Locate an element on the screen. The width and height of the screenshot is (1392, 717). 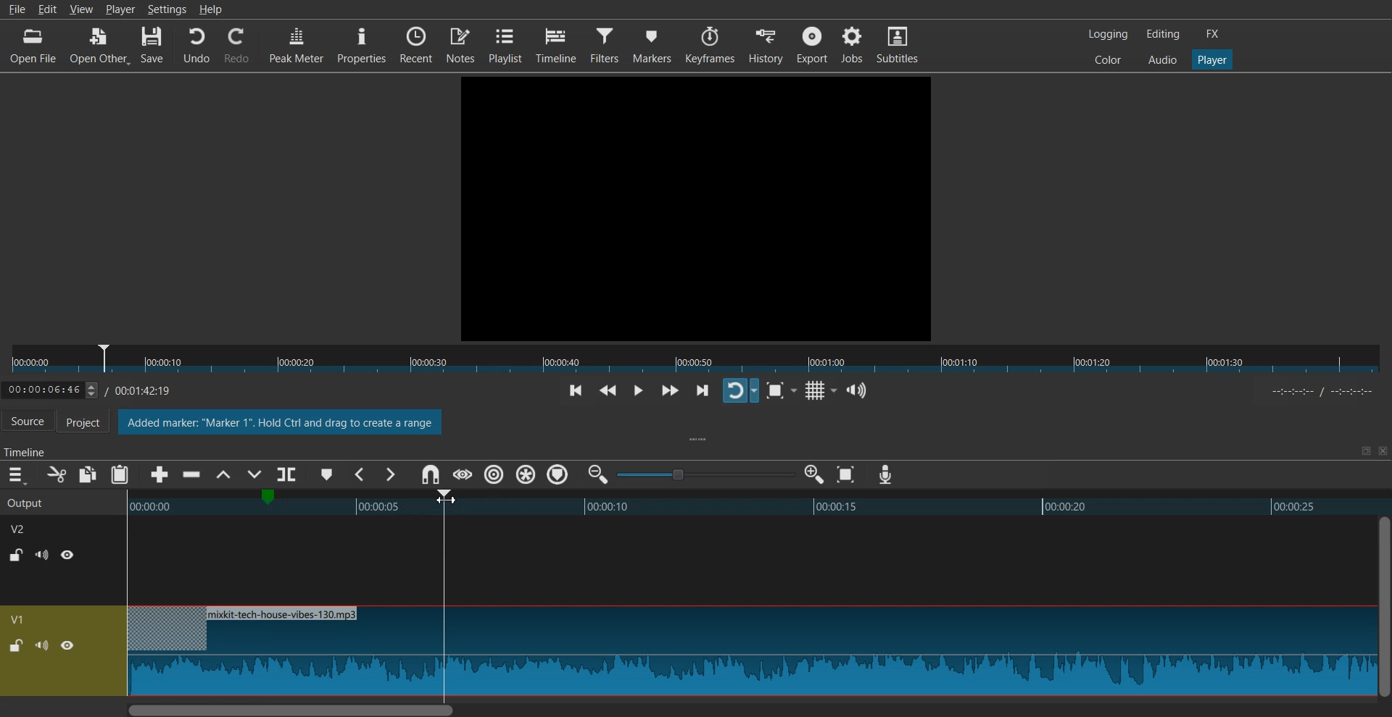
Previous Marker is located at coordinates (361, 474).